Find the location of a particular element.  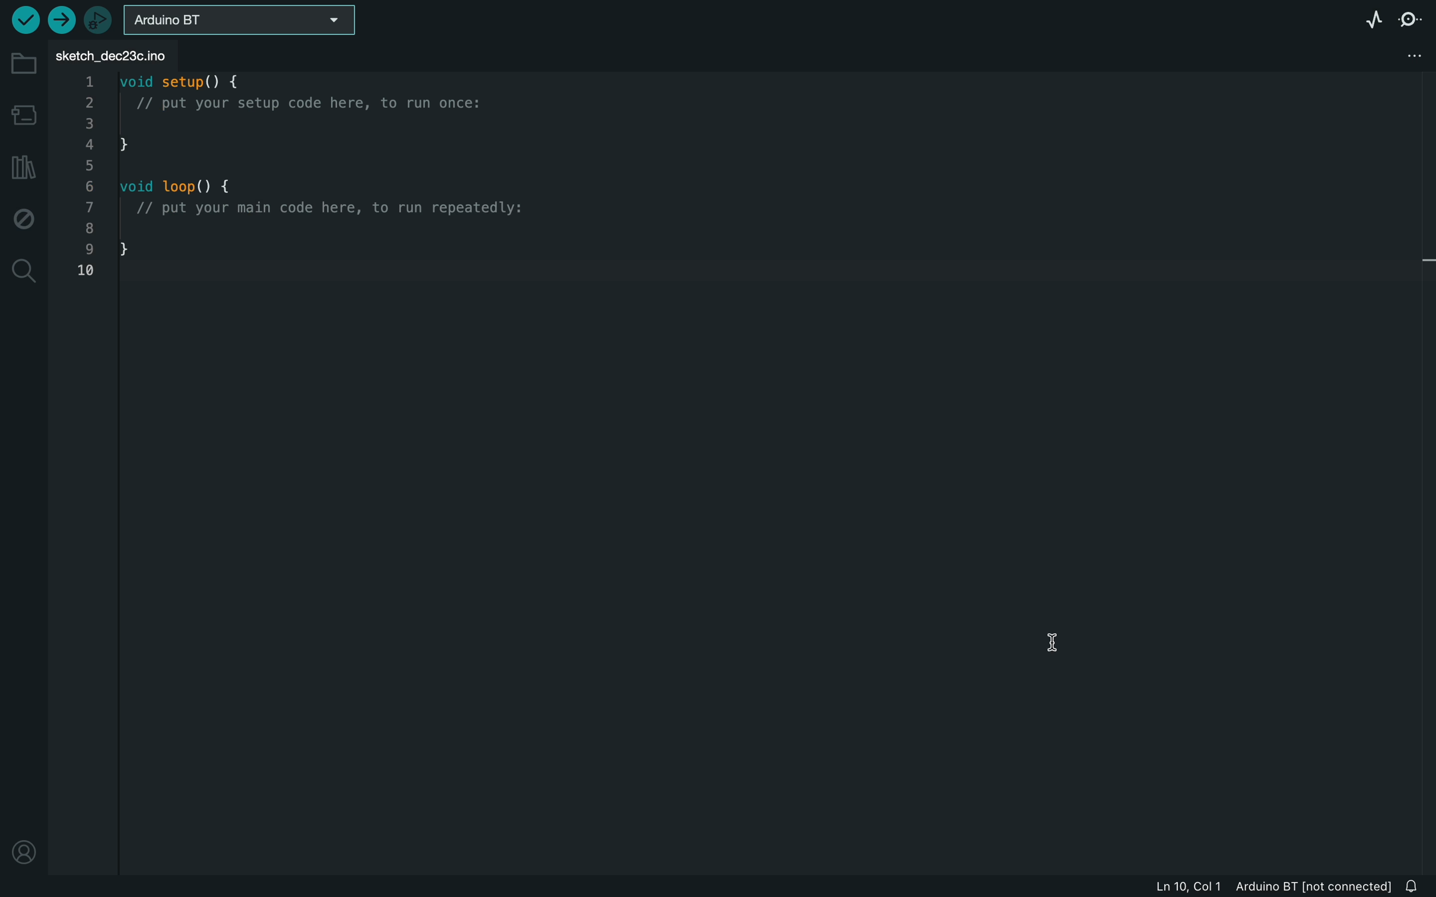

notification is located at coordinates (1417, 887).